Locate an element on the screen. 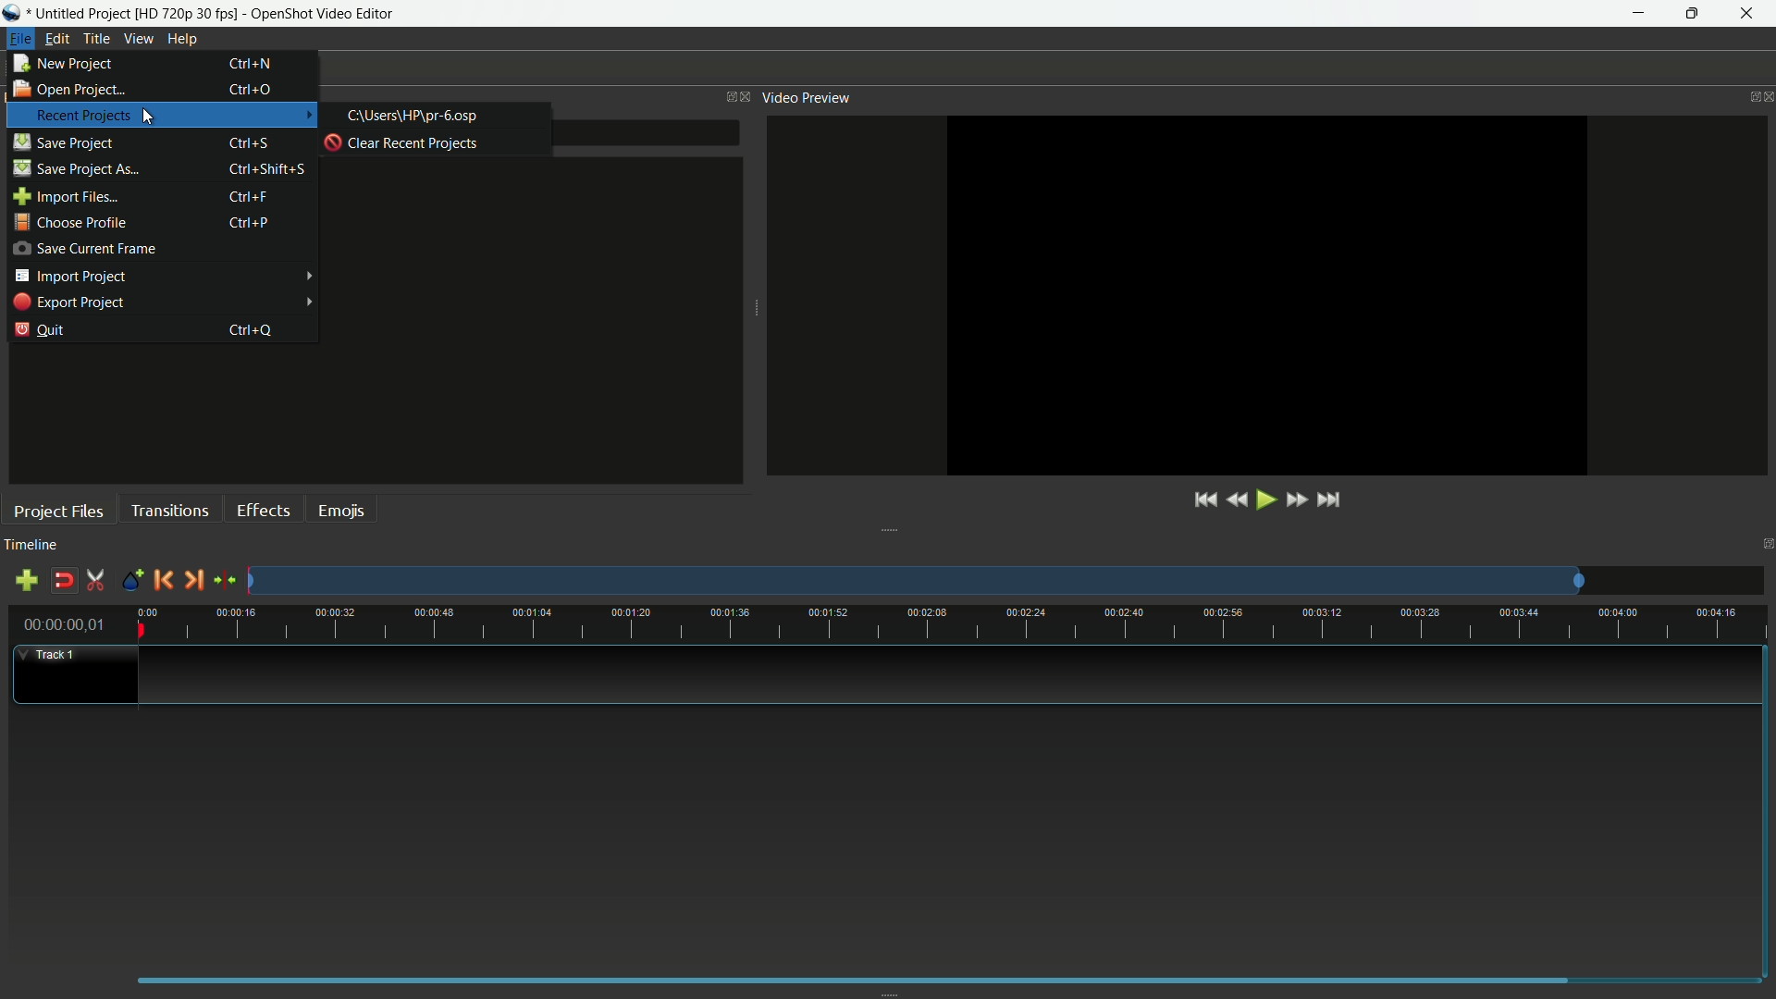 This screenshot has height=999, width=1776. current time is located at coordinates (63, 624).